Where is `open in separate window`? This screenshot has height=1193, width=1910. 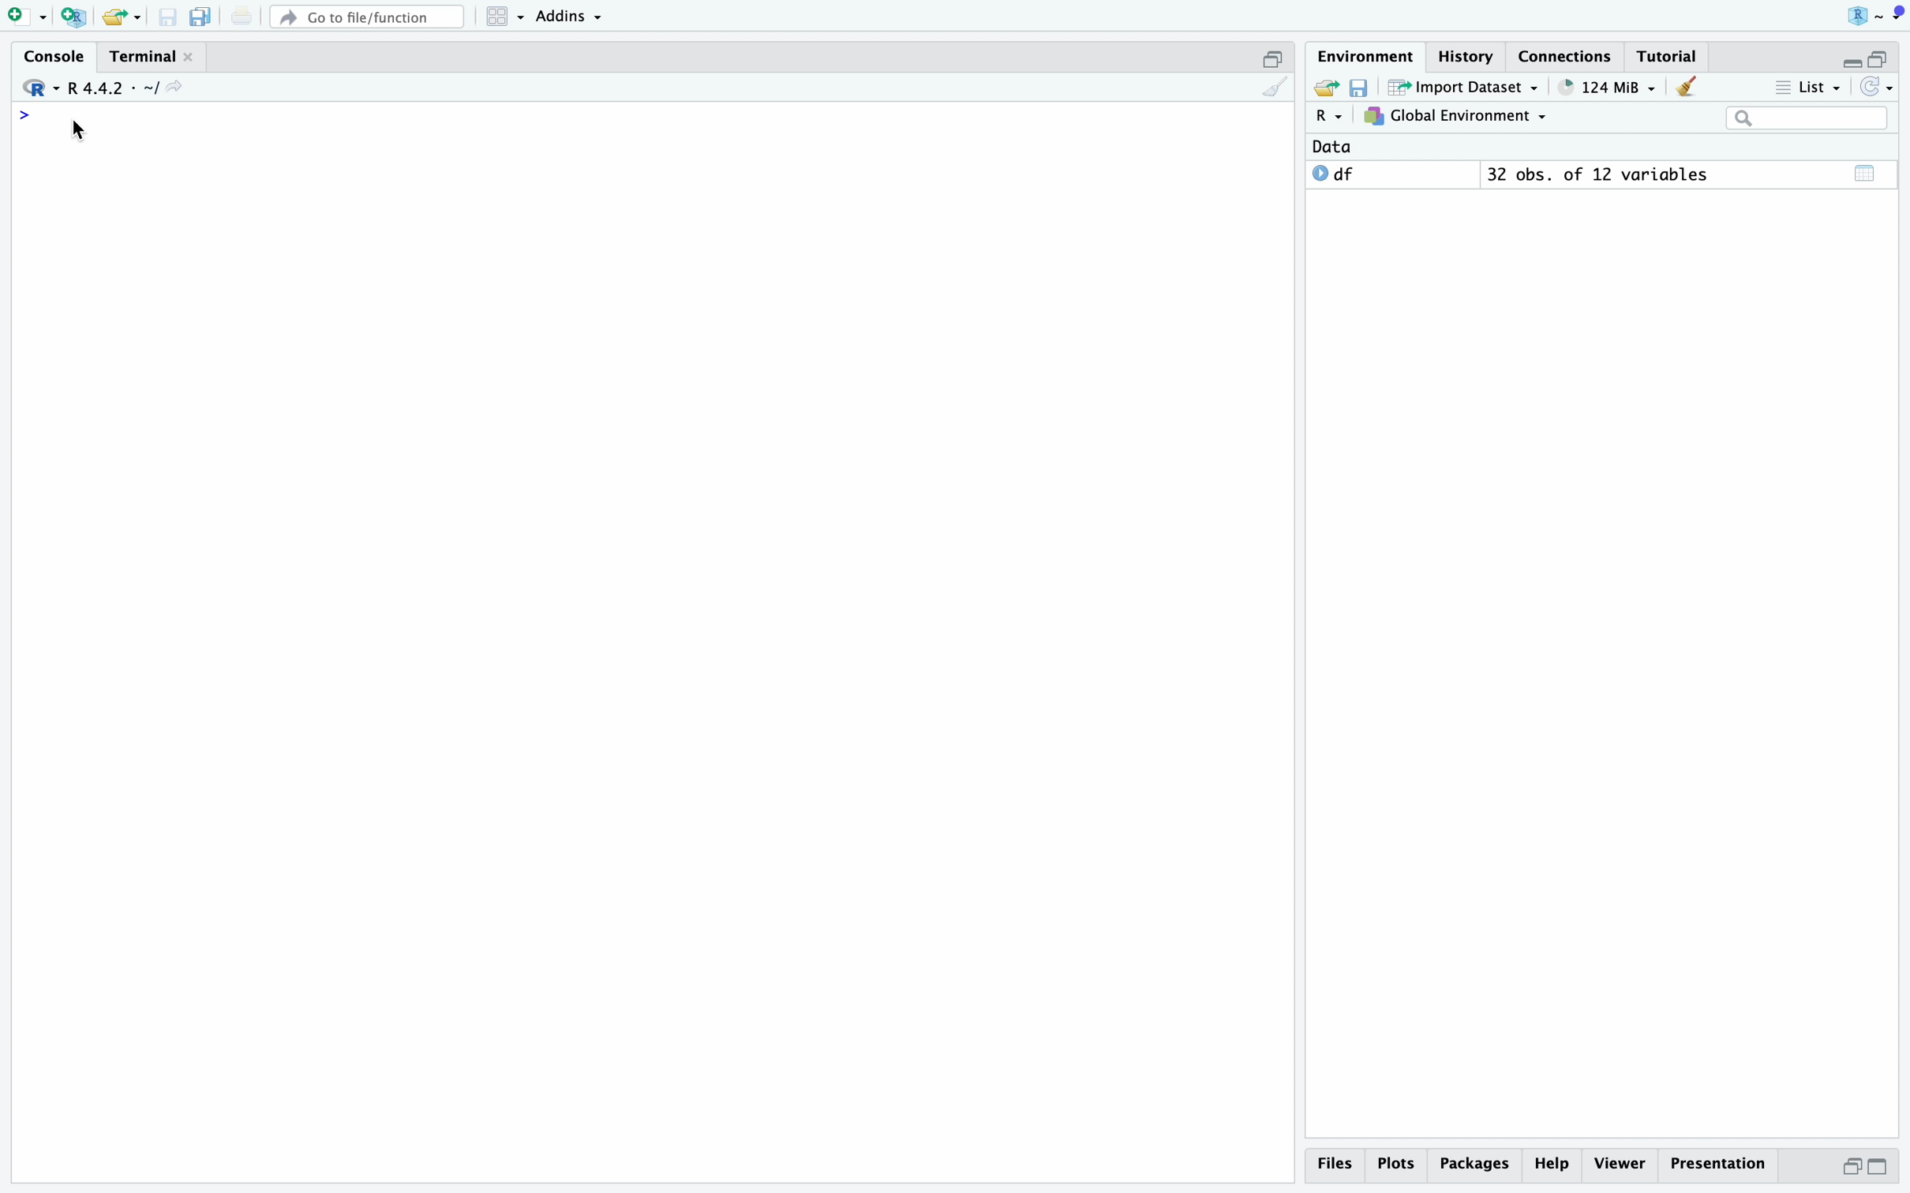 open in separate window is located at coordinates (1274, 59).